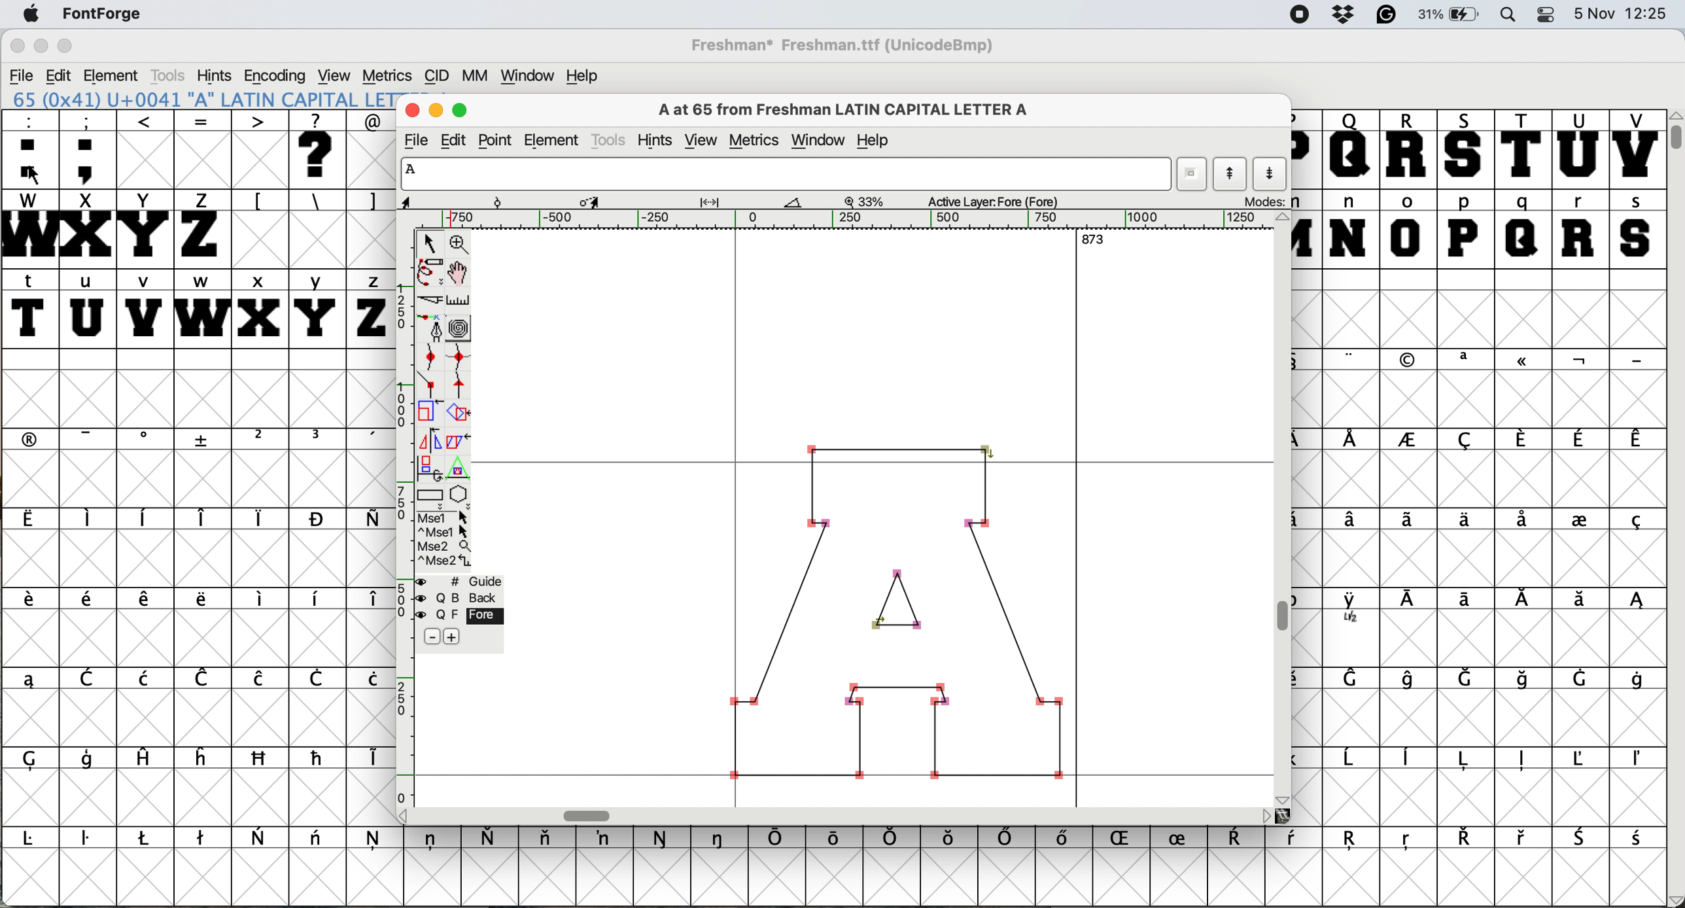 Image resolution: width=1685 pixels, height=908 pixels. What do you see at coordinates (260, 201) in the screenshot?
I see `[` at bounding box center [260, 201].